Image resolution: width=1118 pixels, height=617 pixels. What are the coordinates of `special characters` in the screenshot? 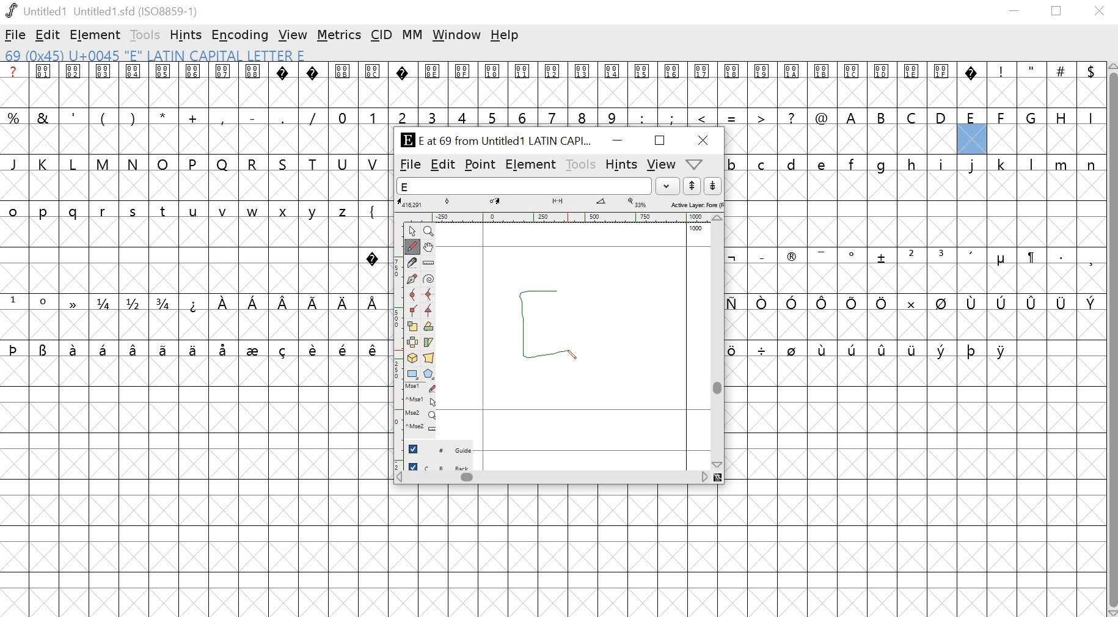 It's located at (192, 351).